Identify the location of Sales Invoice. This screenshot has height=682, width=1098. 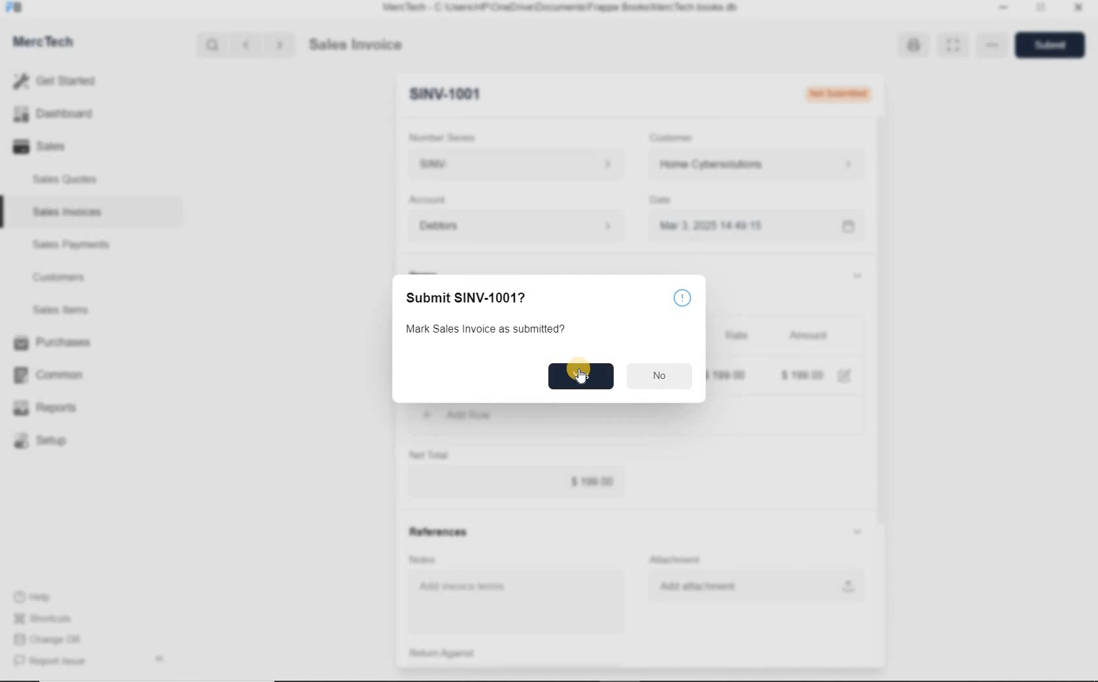
(357, 46).